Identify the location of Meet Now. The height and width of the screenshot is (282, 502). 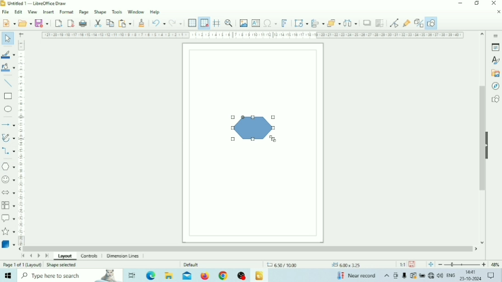
(396, 276).